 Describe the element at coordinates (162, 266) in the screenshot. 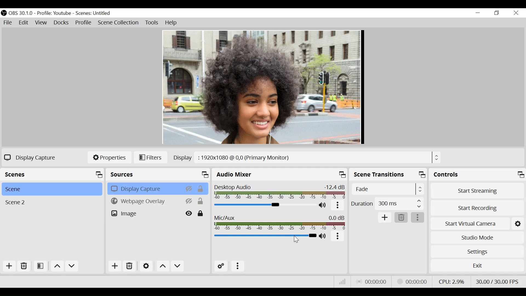

I see `Move up` at that location.